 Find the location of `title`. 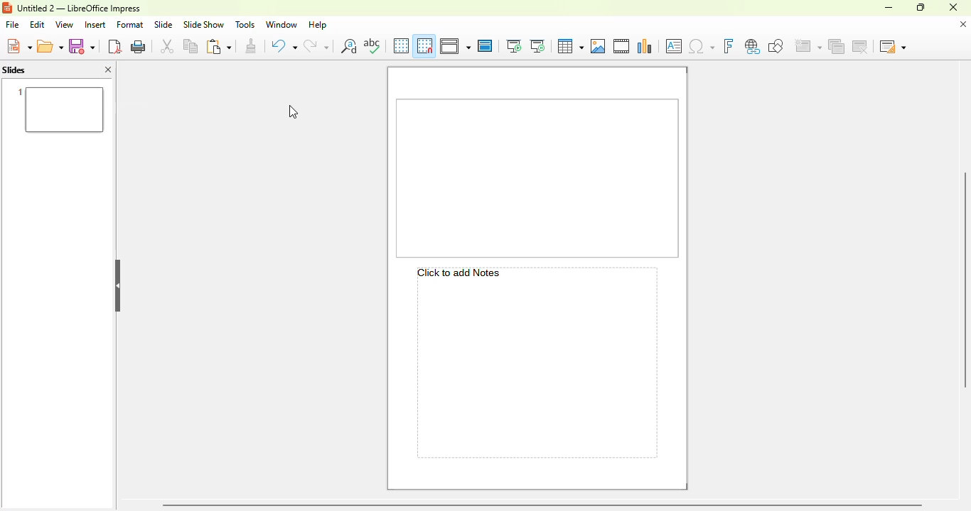

title is located at coordinates (79, 9).